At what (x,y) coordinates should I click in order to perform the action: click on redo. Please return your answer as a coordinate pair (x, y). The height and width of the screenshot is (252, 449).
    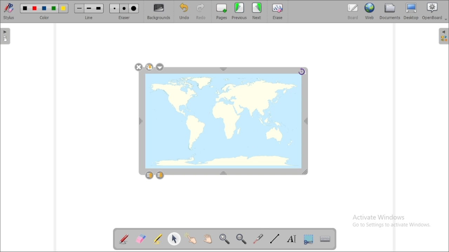
    Looking at the image, I should click on (201, 12).